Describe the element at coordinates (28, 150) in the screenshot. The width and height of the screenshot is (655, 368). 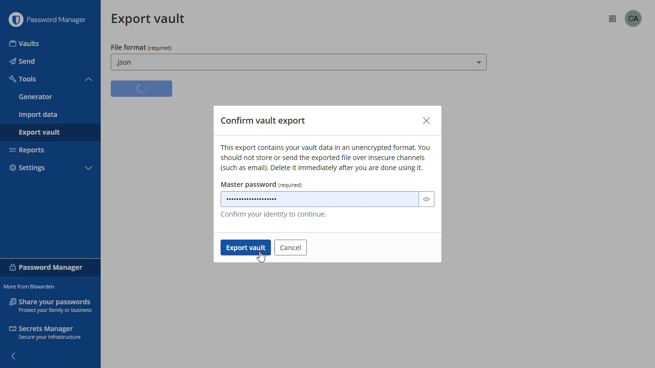
I see `reports` at that location.